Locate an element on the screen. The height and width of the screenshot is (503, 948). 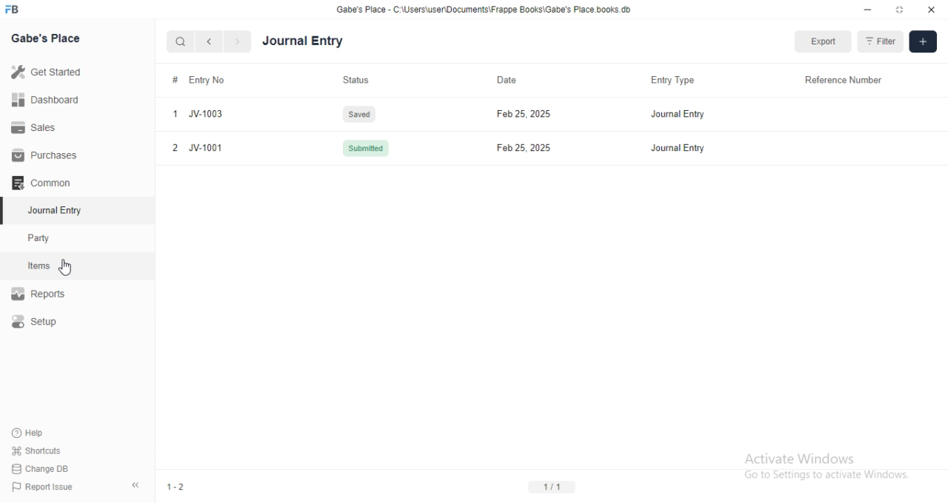
Purchases is located at coordinates (49, 155).